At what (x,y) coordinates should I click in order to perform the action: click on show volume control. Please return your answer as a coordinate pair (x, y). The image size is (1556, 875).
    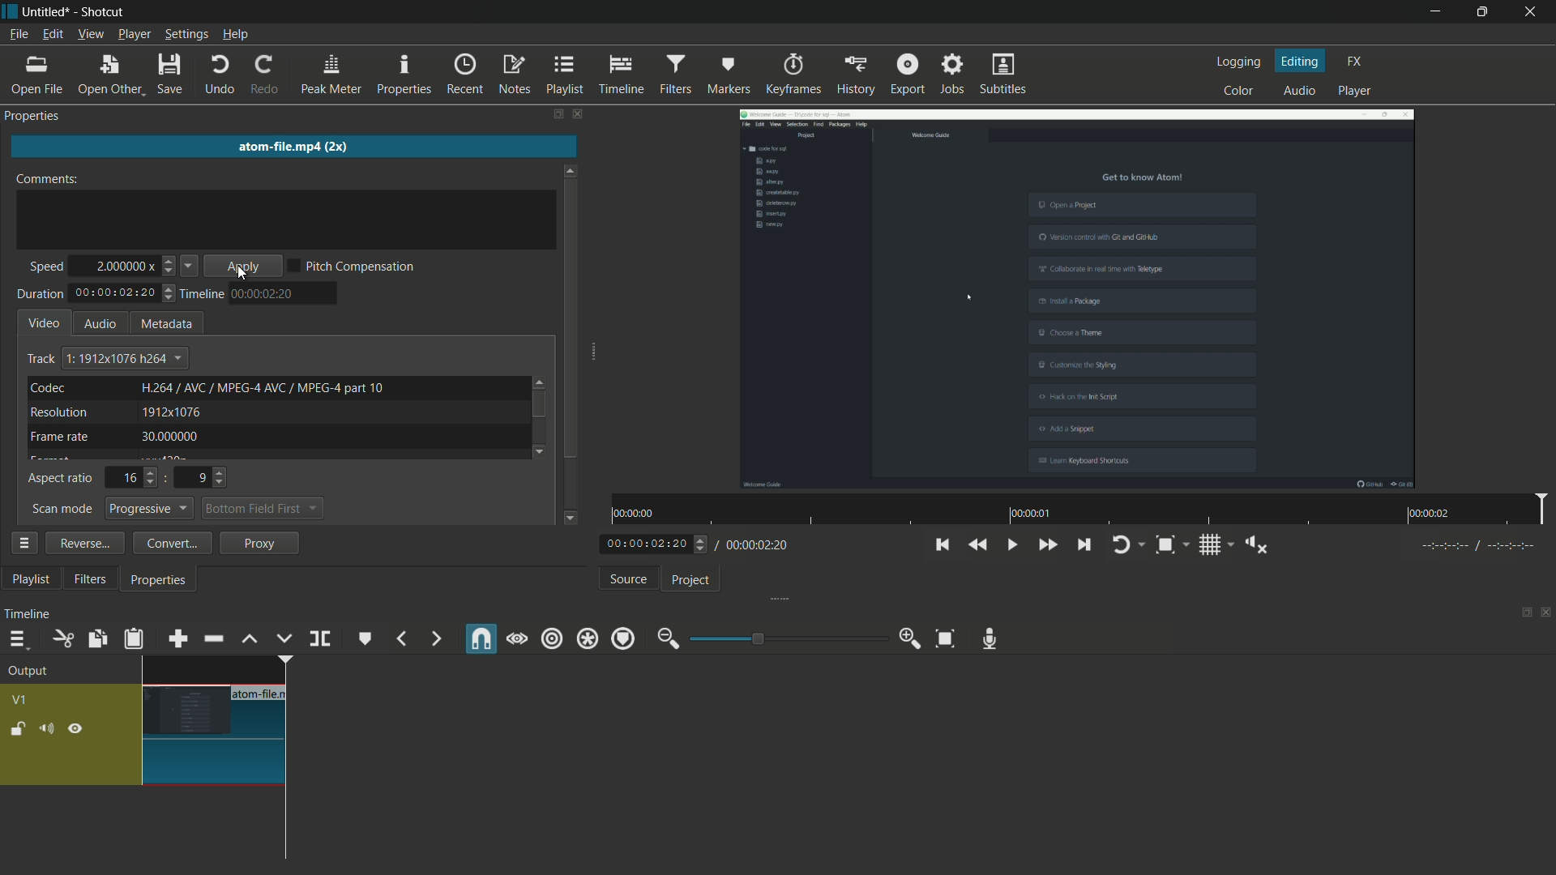
    Looking at the image, I should click on (1251, 544).